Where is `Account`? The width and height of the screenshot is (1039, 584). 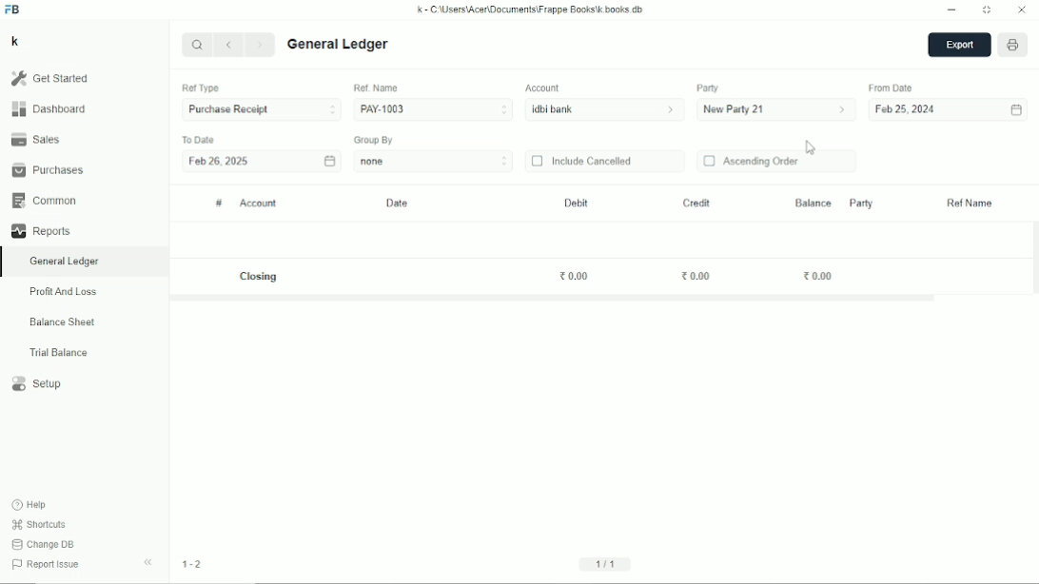
Account is located at coordinates (259, 204).